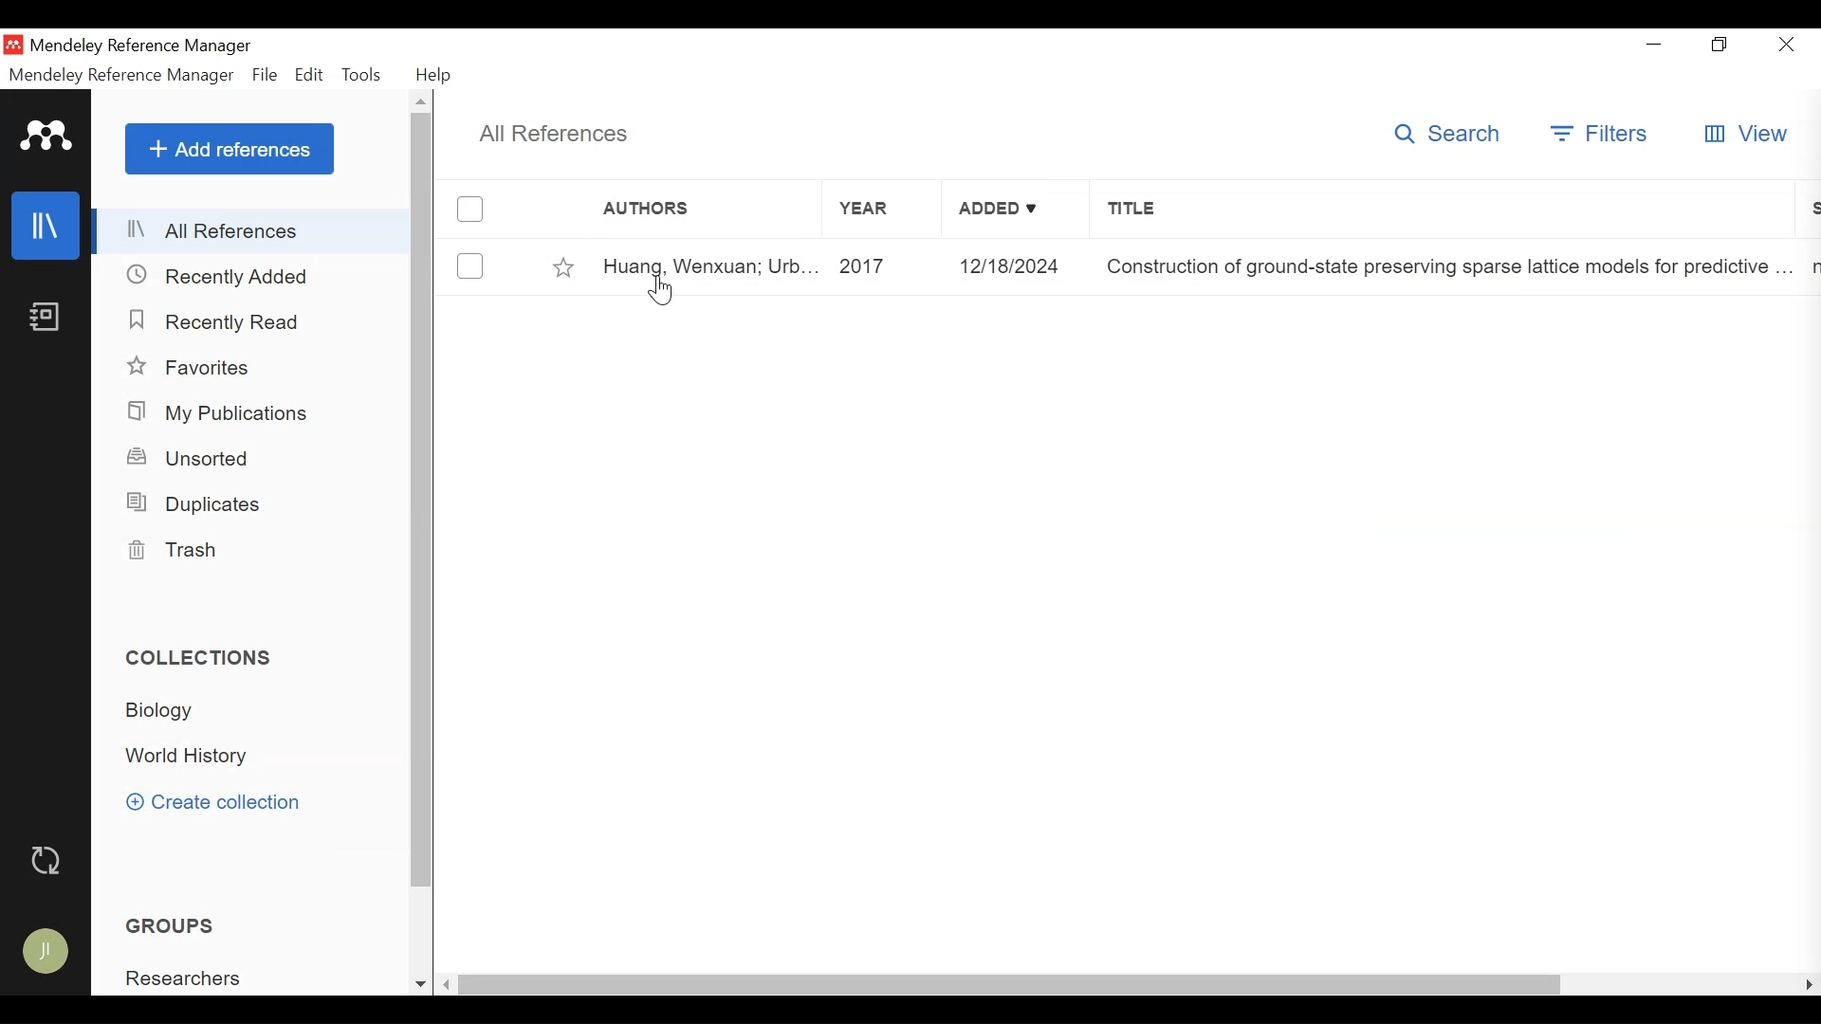 The width and height of the screenshot is (1821, 1024). What do you see at coordinates (469, 210) in the screenshot?
I see `(un)select al` at bounding box center [469, 210].